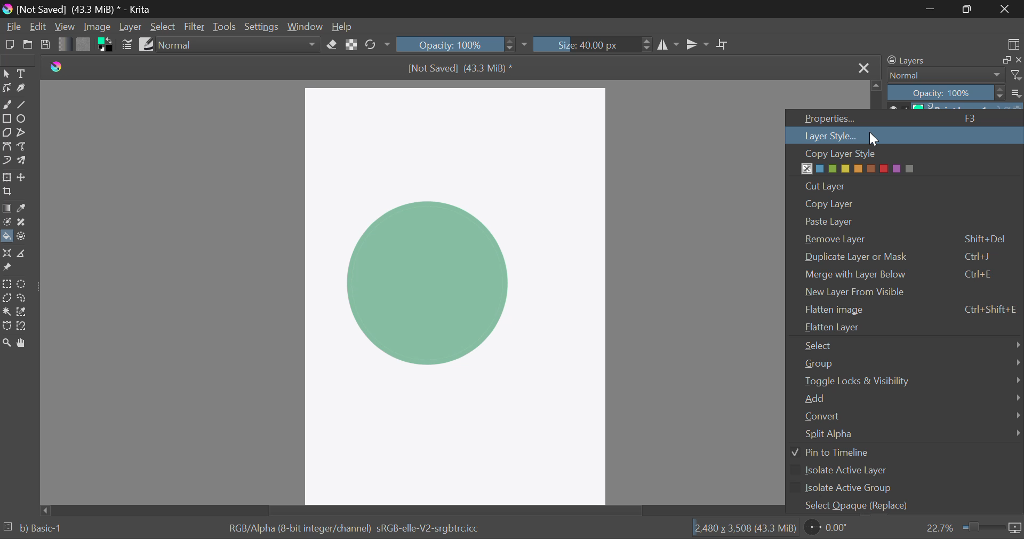 This screenshot has width=1024, height=539. Describe the element at coordinates (7, 105) in the screenshot. I see `Freehand` at that location.